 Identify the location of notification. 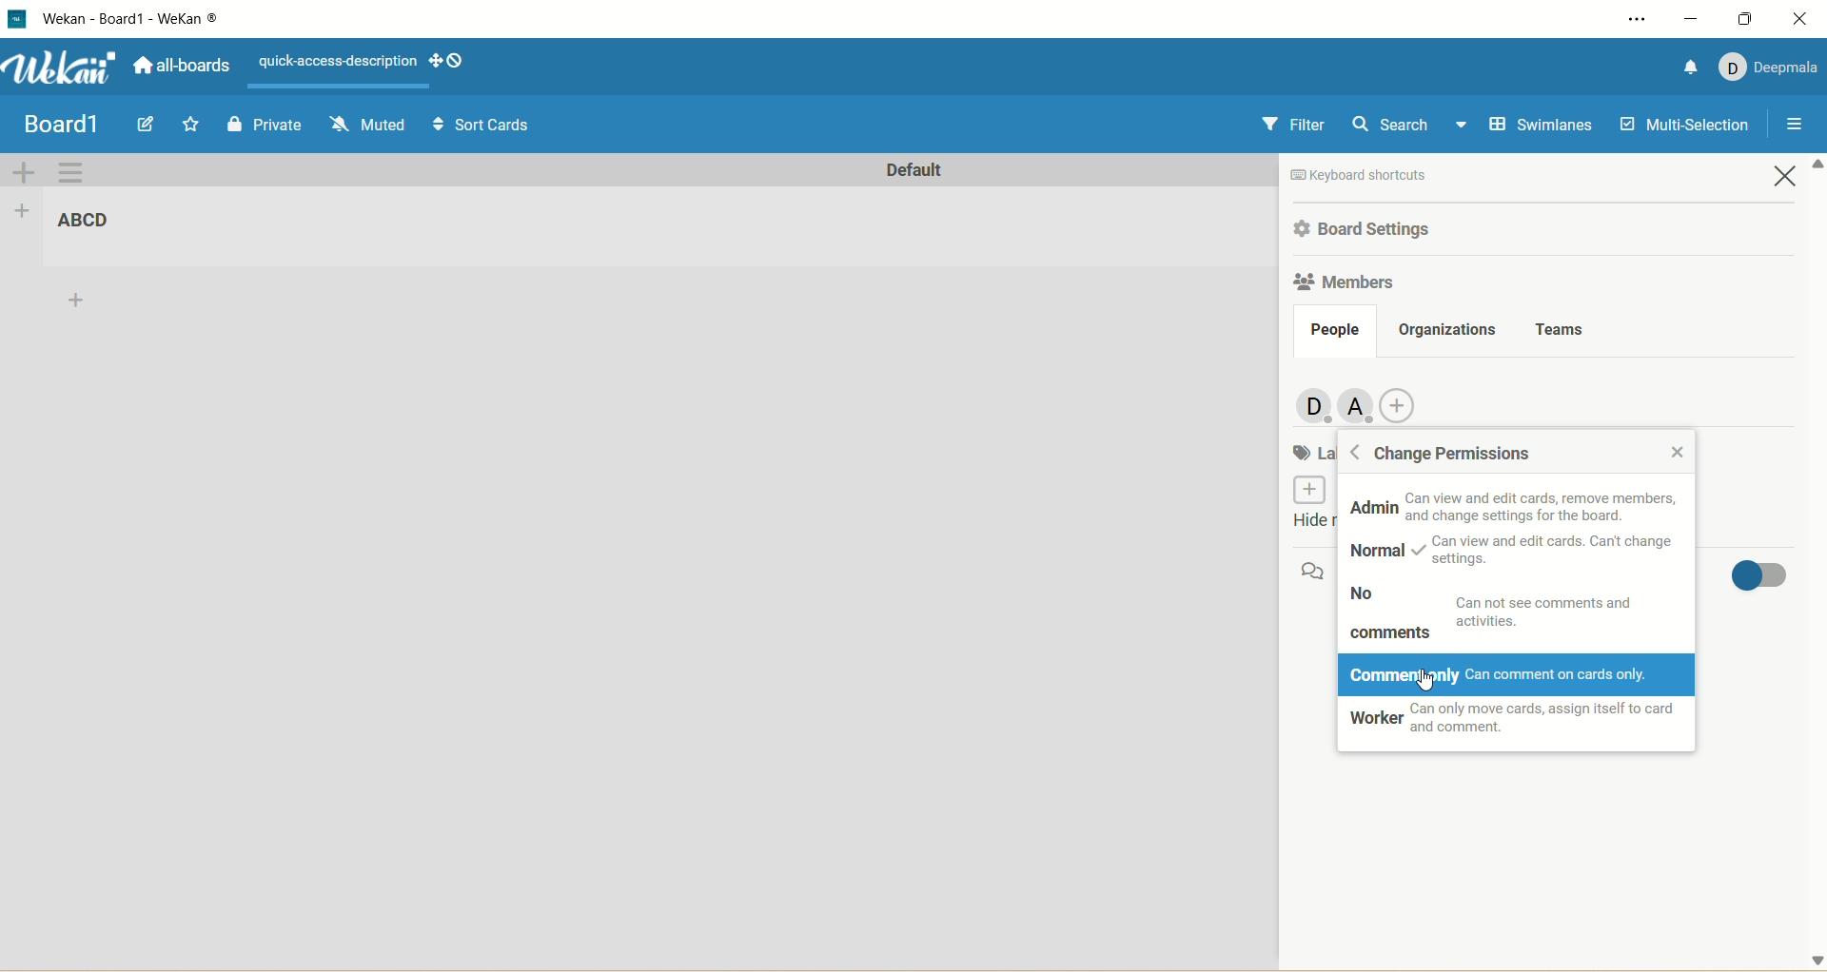
(1687, 66).